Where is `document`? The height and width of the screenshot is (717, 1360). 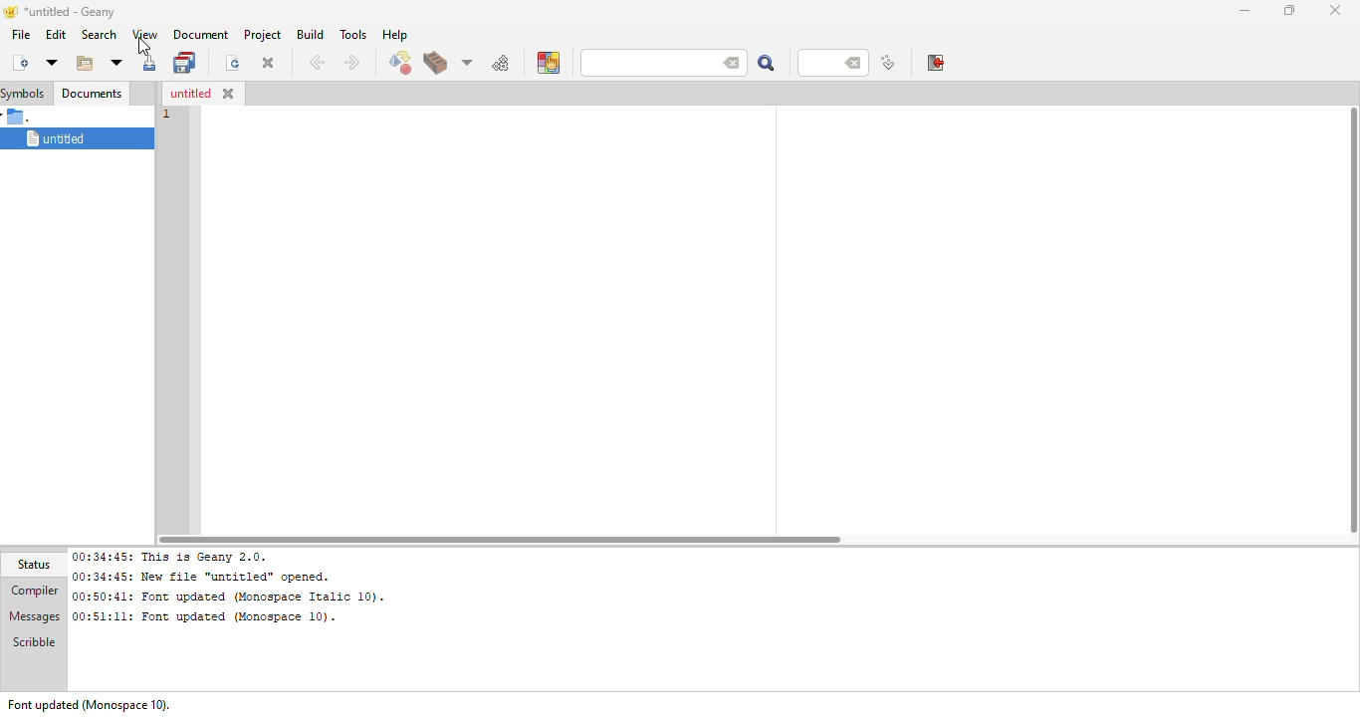
document is located at coordinates (198, 35).